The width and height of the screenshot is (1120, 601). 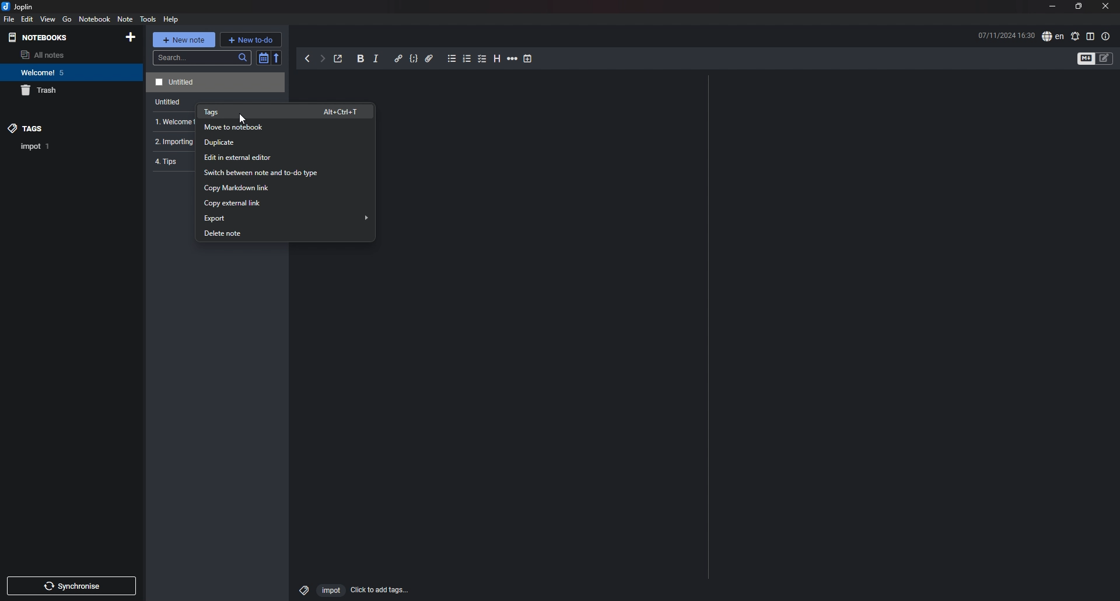 What do you see at coordinates (482, 59) in the screenshot?
I see `checkbox` at bounding box center [482, 59].